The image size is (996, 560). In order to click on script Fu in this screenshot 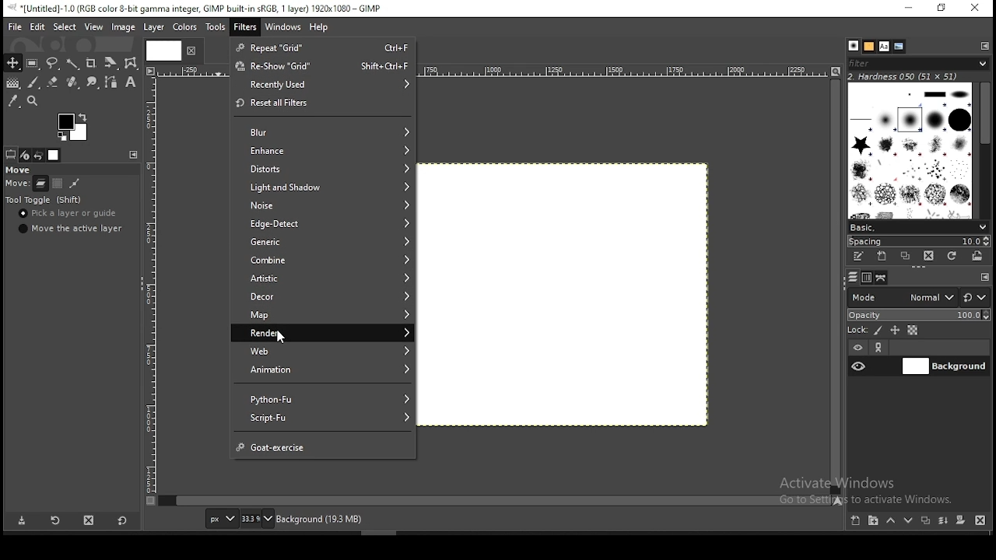, I will do `click(322, 419)`.